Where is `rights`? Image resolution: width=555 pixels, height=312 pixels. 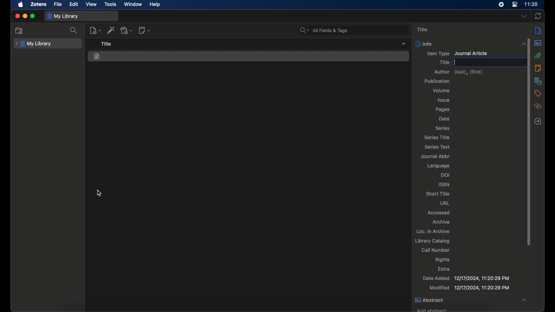 rights is located at coordinates (443, 260).